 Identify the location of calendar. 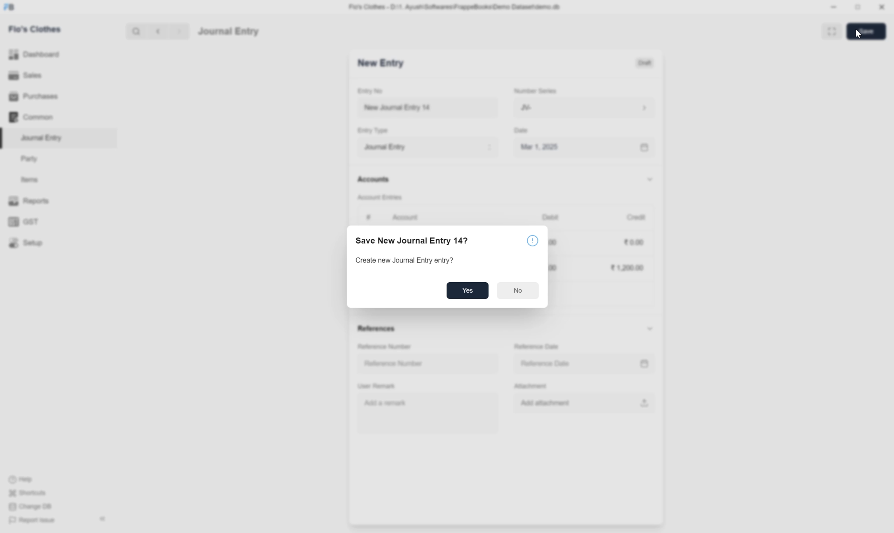
(645, 148).